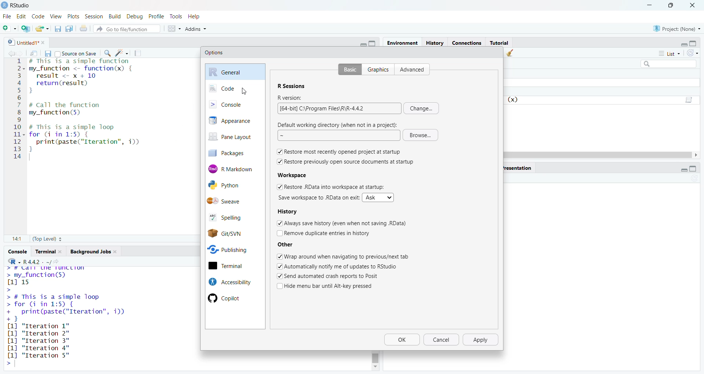 This screenshot has width=704, height=374. Describe the element at coordinates (697, 169) in the screenshot. I see `maximize` at that location.